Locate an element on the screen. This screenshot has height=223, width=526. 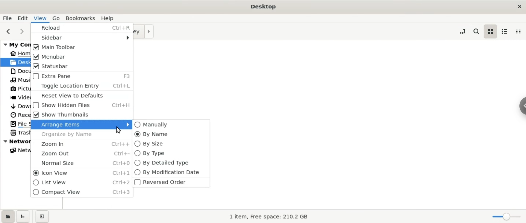
reversed order is located at coordinates (170, 182).